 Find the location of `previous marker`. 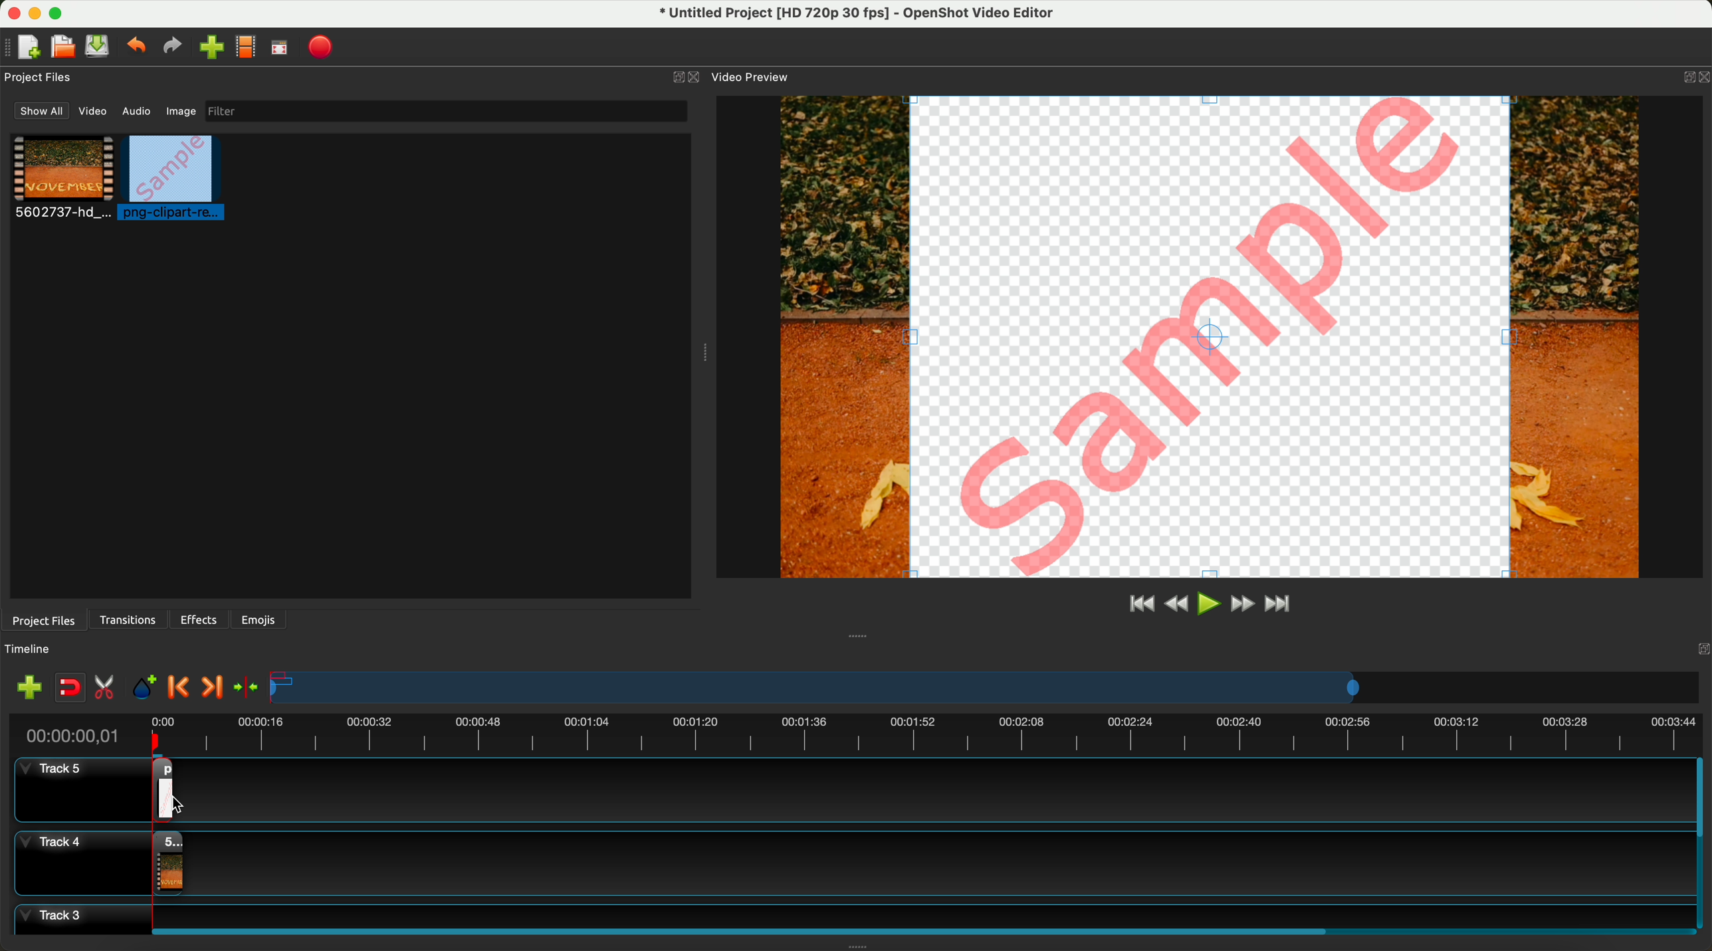

previous marker is located at coordinates (182, 688).